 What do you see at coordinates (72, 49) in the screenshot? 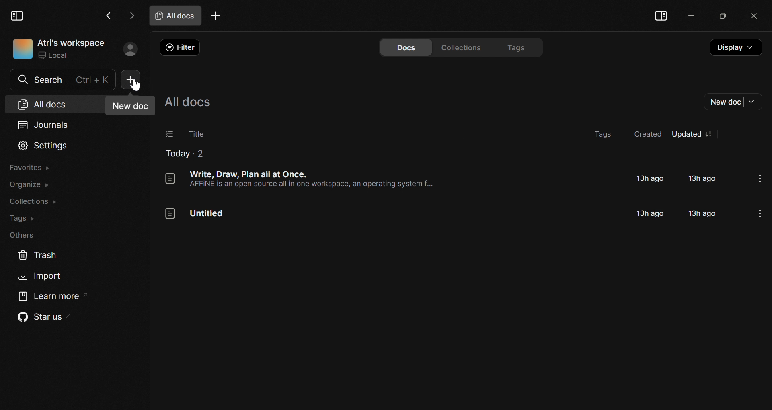
I see `Atri's workspace Local` at bounding box center [72, 49].